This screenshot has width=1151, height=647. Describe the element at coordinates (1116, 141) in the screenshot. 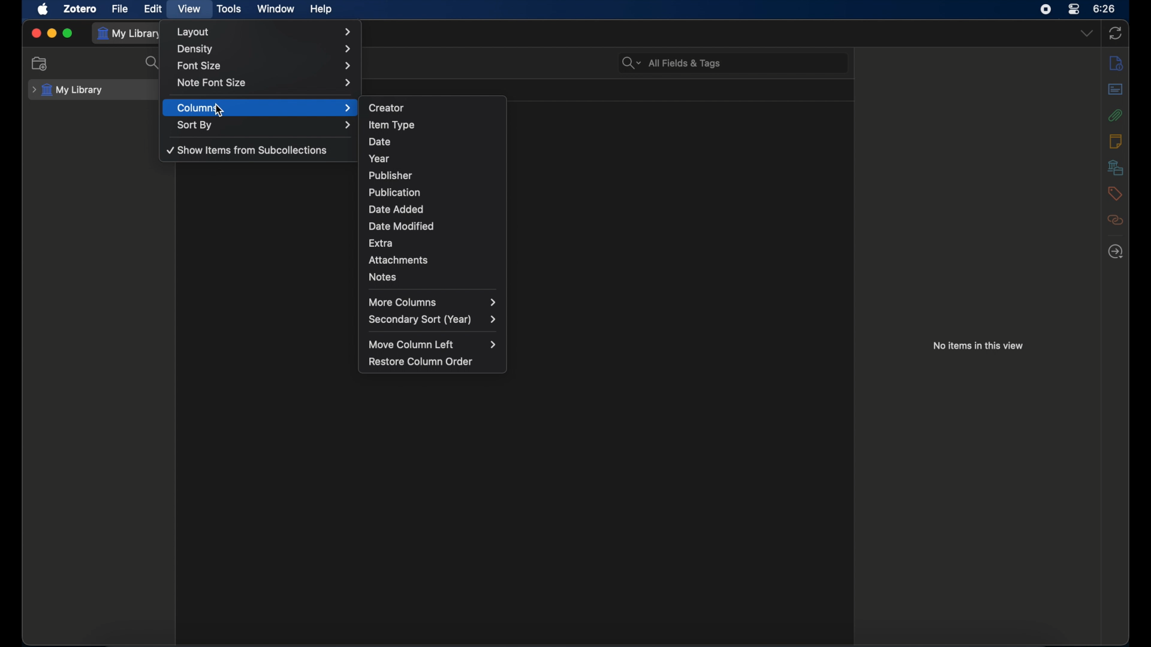

I see `notes` at that location.